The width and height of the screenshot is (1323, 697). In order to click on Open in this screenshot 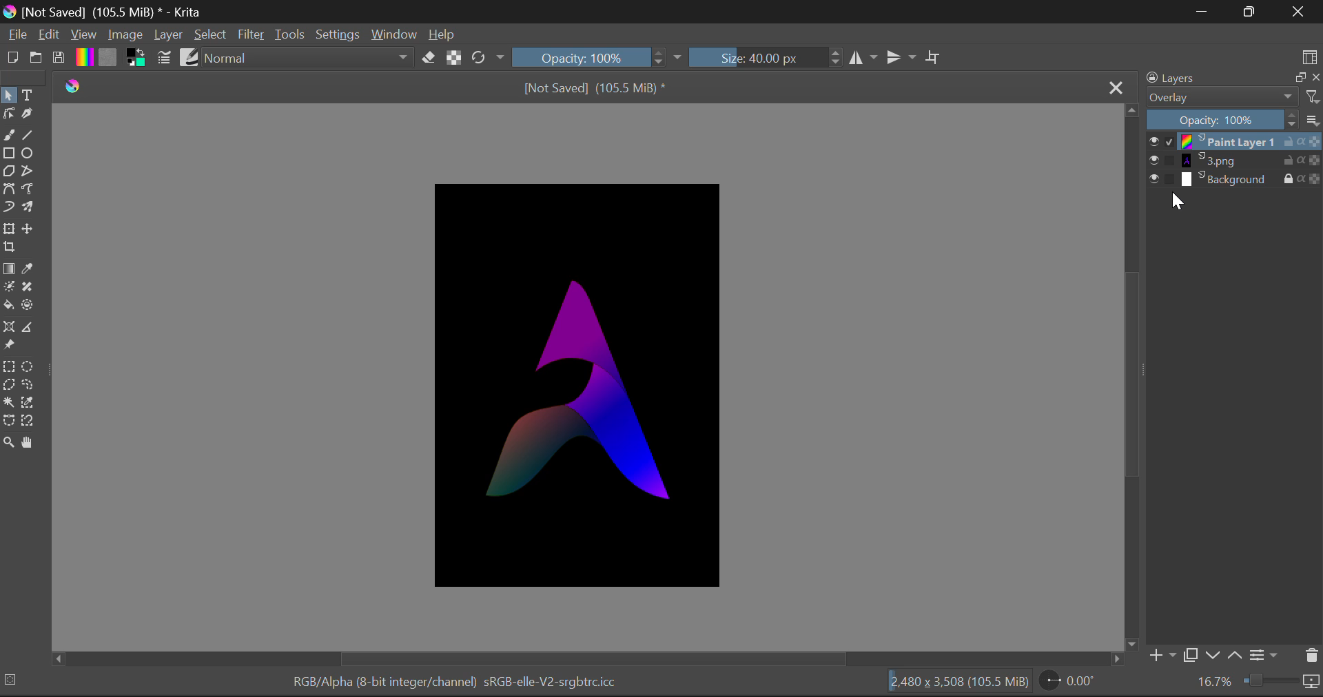, I will do `click(39, 57)`.